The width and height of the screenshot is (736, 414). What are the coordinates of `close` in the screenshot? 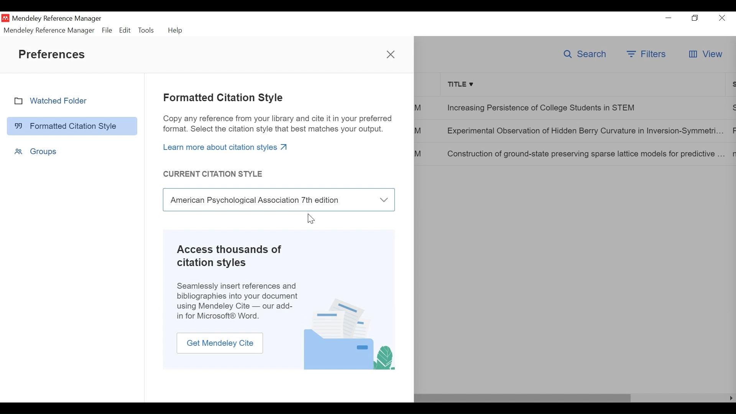 It's located at (392, 56).